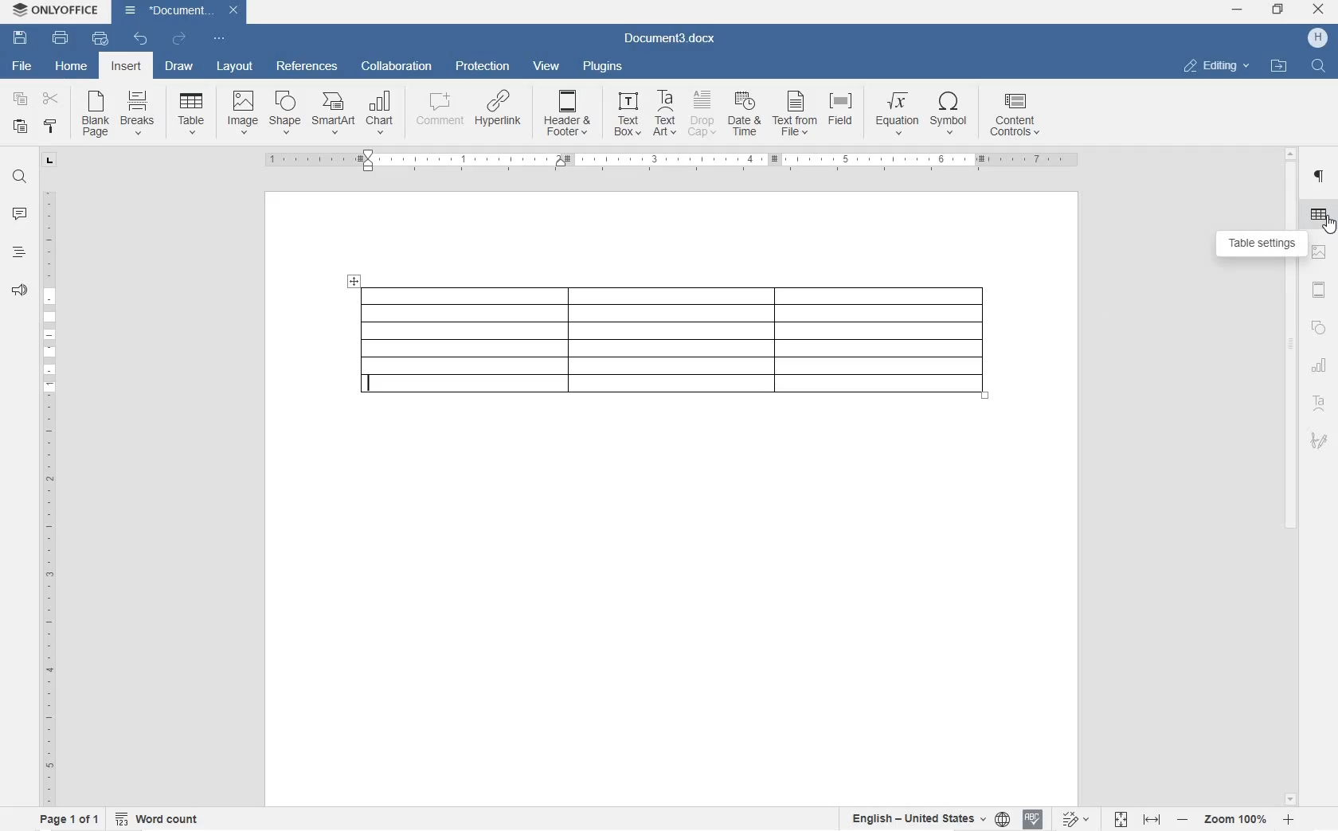 The image size is (1338, 831). I want to click on TABLE SETTINGS, so click(1263, 244).